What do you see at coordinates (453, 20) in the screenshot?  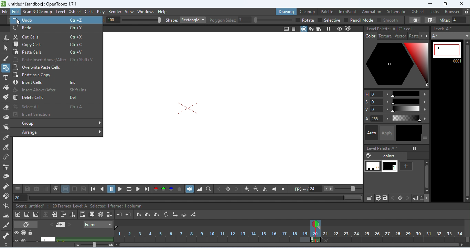 I see `miter` at bounding box center [453, 20].